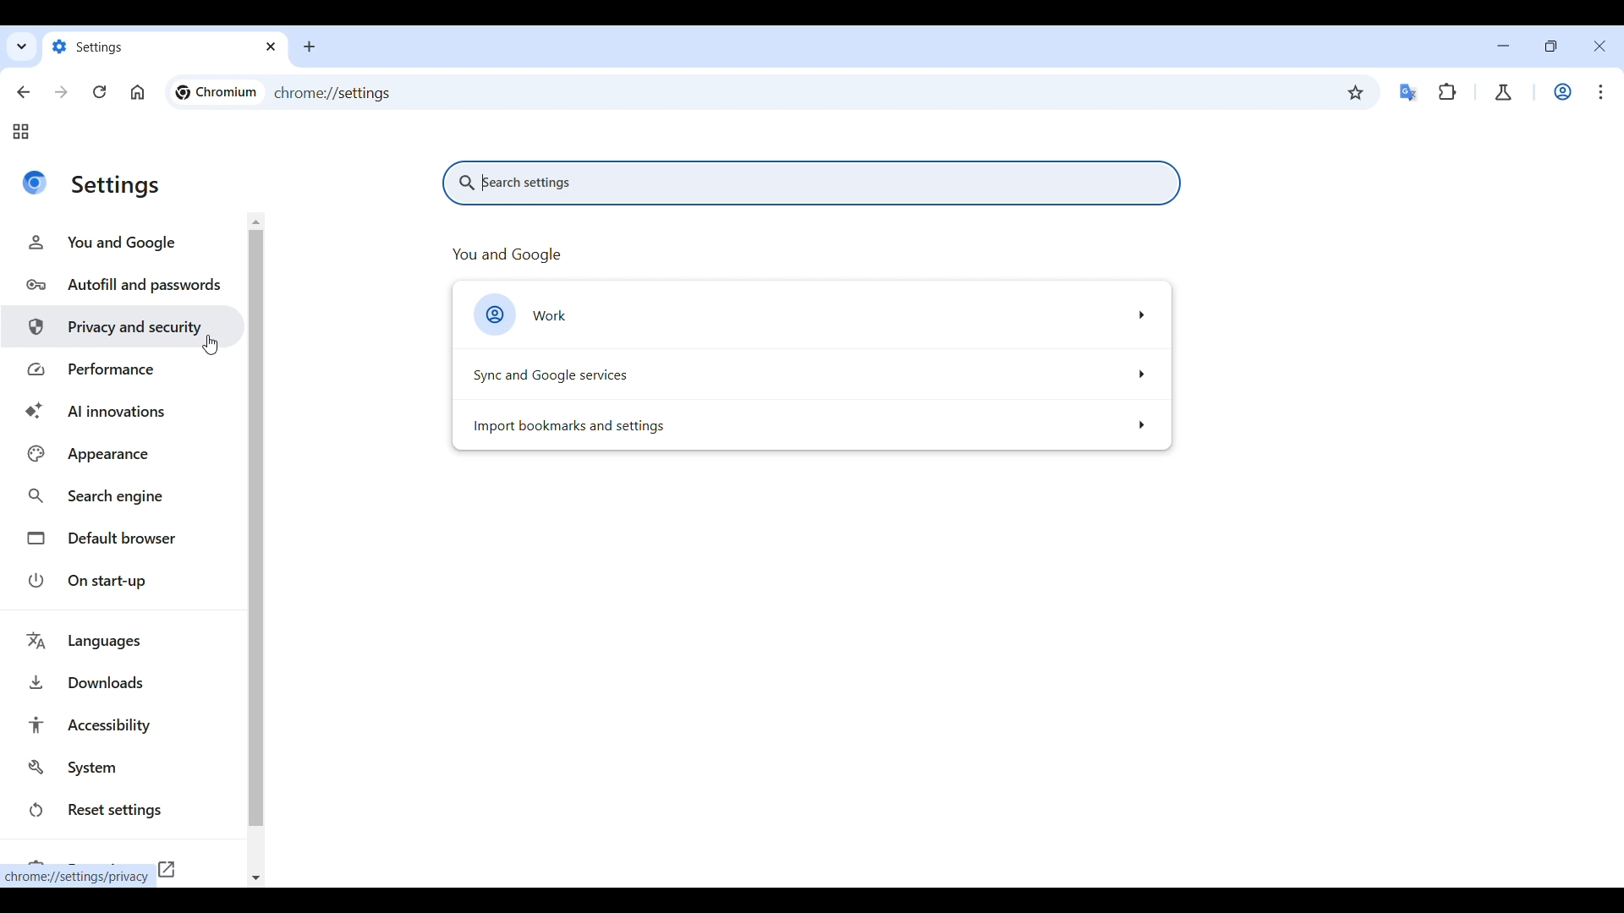 The height and width of the screenshot is (913, 1624). I want to click on settings, so click(152, 45).